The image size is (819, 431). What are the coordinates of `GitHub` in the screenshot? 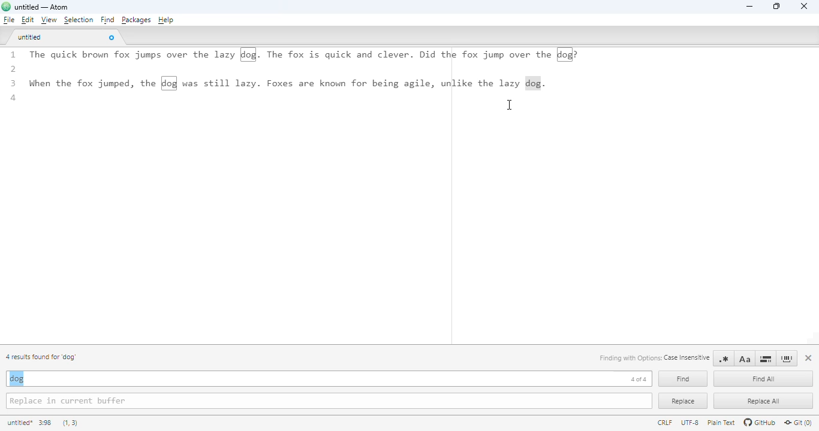 It's located at (760, 423).